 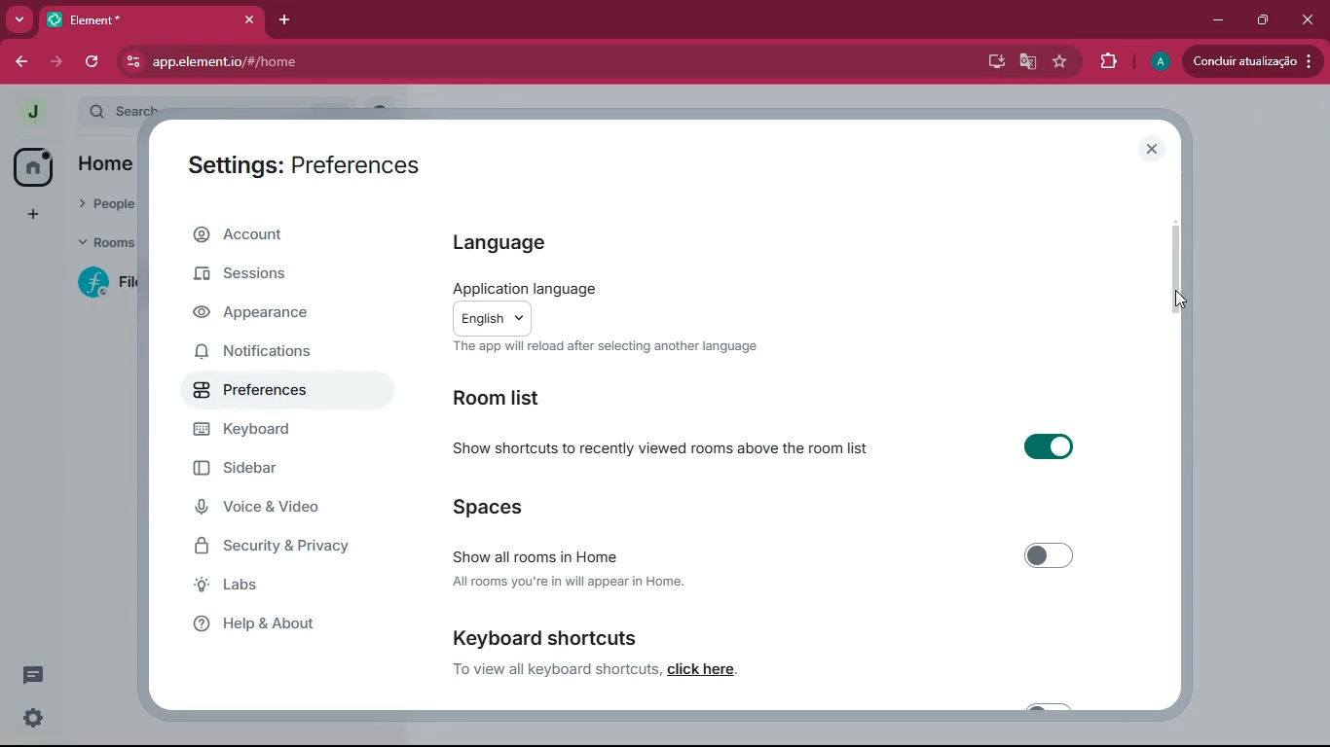 I want to click on quick settings, so click(x=34, y=717).